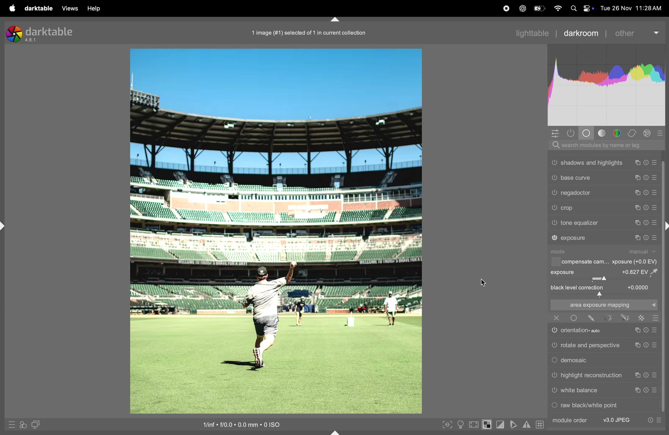 This screenshot has width=669, height=435. I want to click on version, so click(31, 40).